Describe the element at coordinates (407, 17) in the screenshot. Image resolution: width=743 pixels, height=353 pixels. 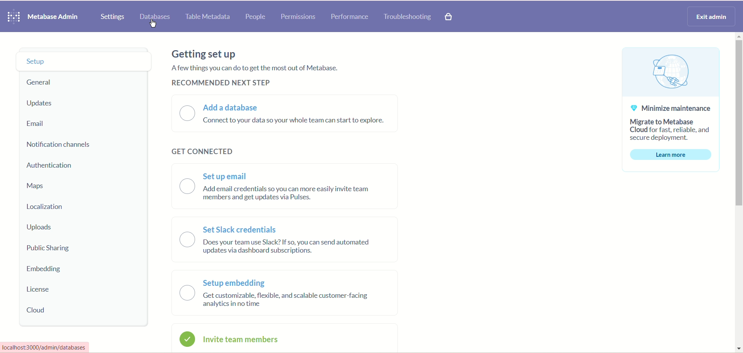
I see `troubleshooting` at that location.